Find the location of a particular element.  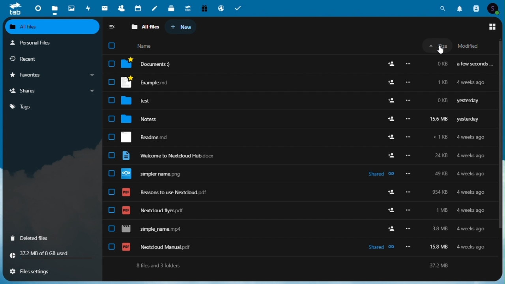

search is located at coordinates (443, 8).